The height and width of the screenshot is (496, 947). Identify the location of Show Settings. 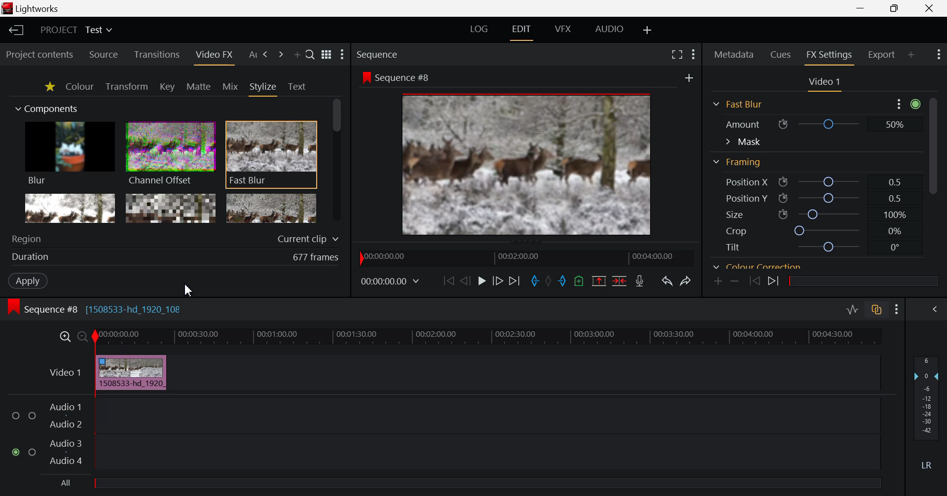
(692, 54).